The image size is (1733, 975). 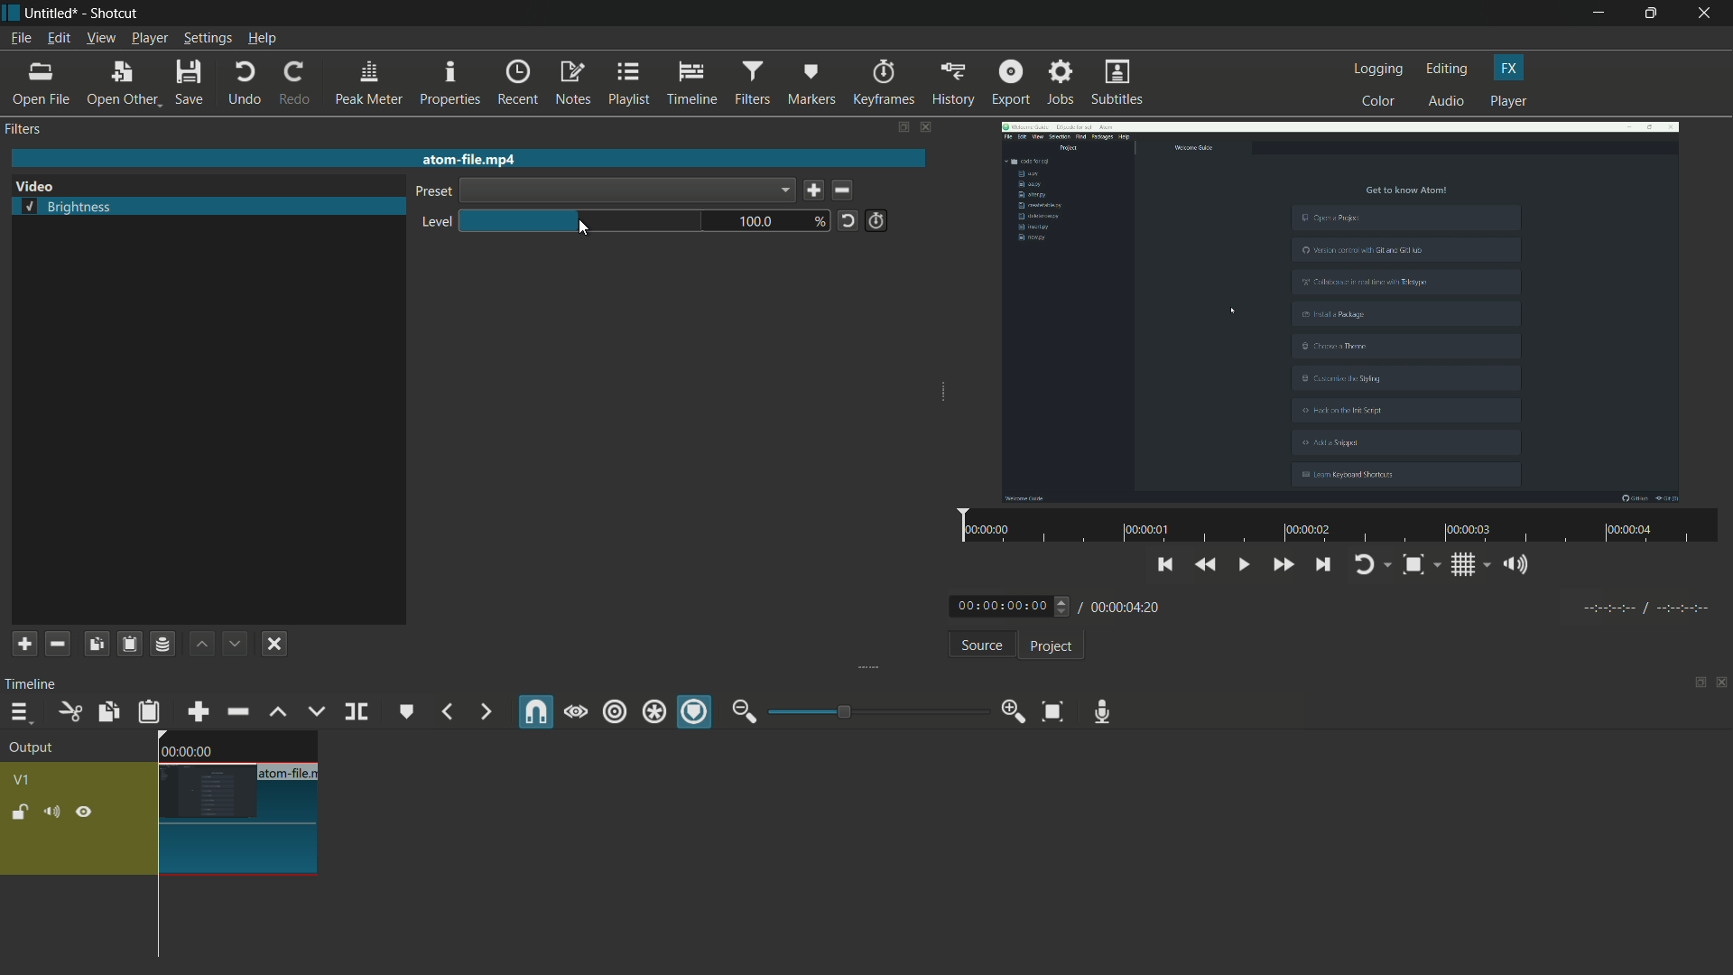 What do you see at coordinates (277, 711) in the screenshot?
I see `lift` at bounding box center [277, 711].